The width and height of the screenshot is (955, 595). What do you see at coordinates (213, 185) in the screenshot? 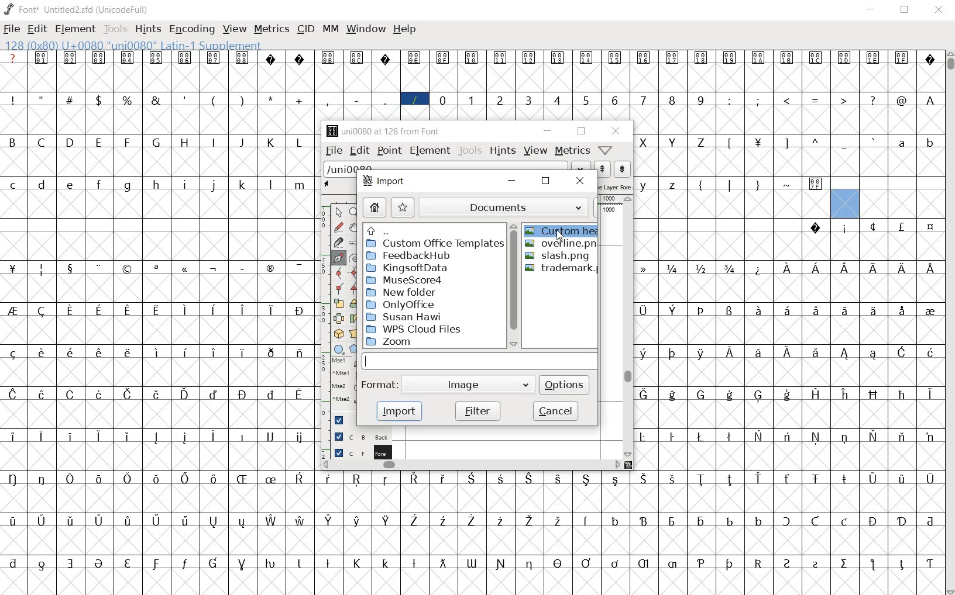
I see `glyph` at bounding box center [213, 185].